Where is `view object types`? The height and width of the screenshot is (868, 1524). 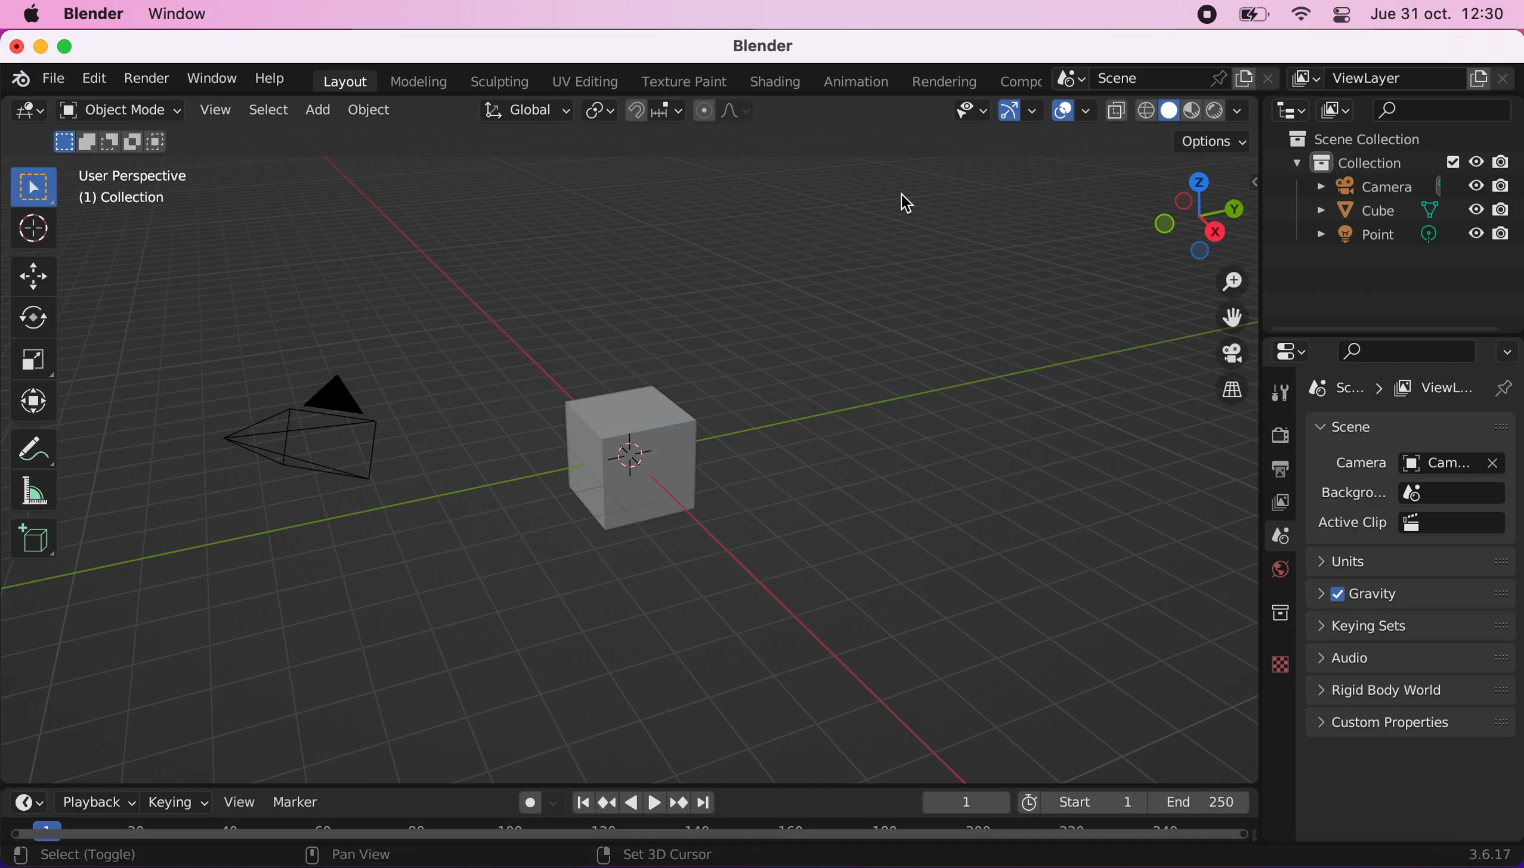 view object types is located at coordinates (970, 114).